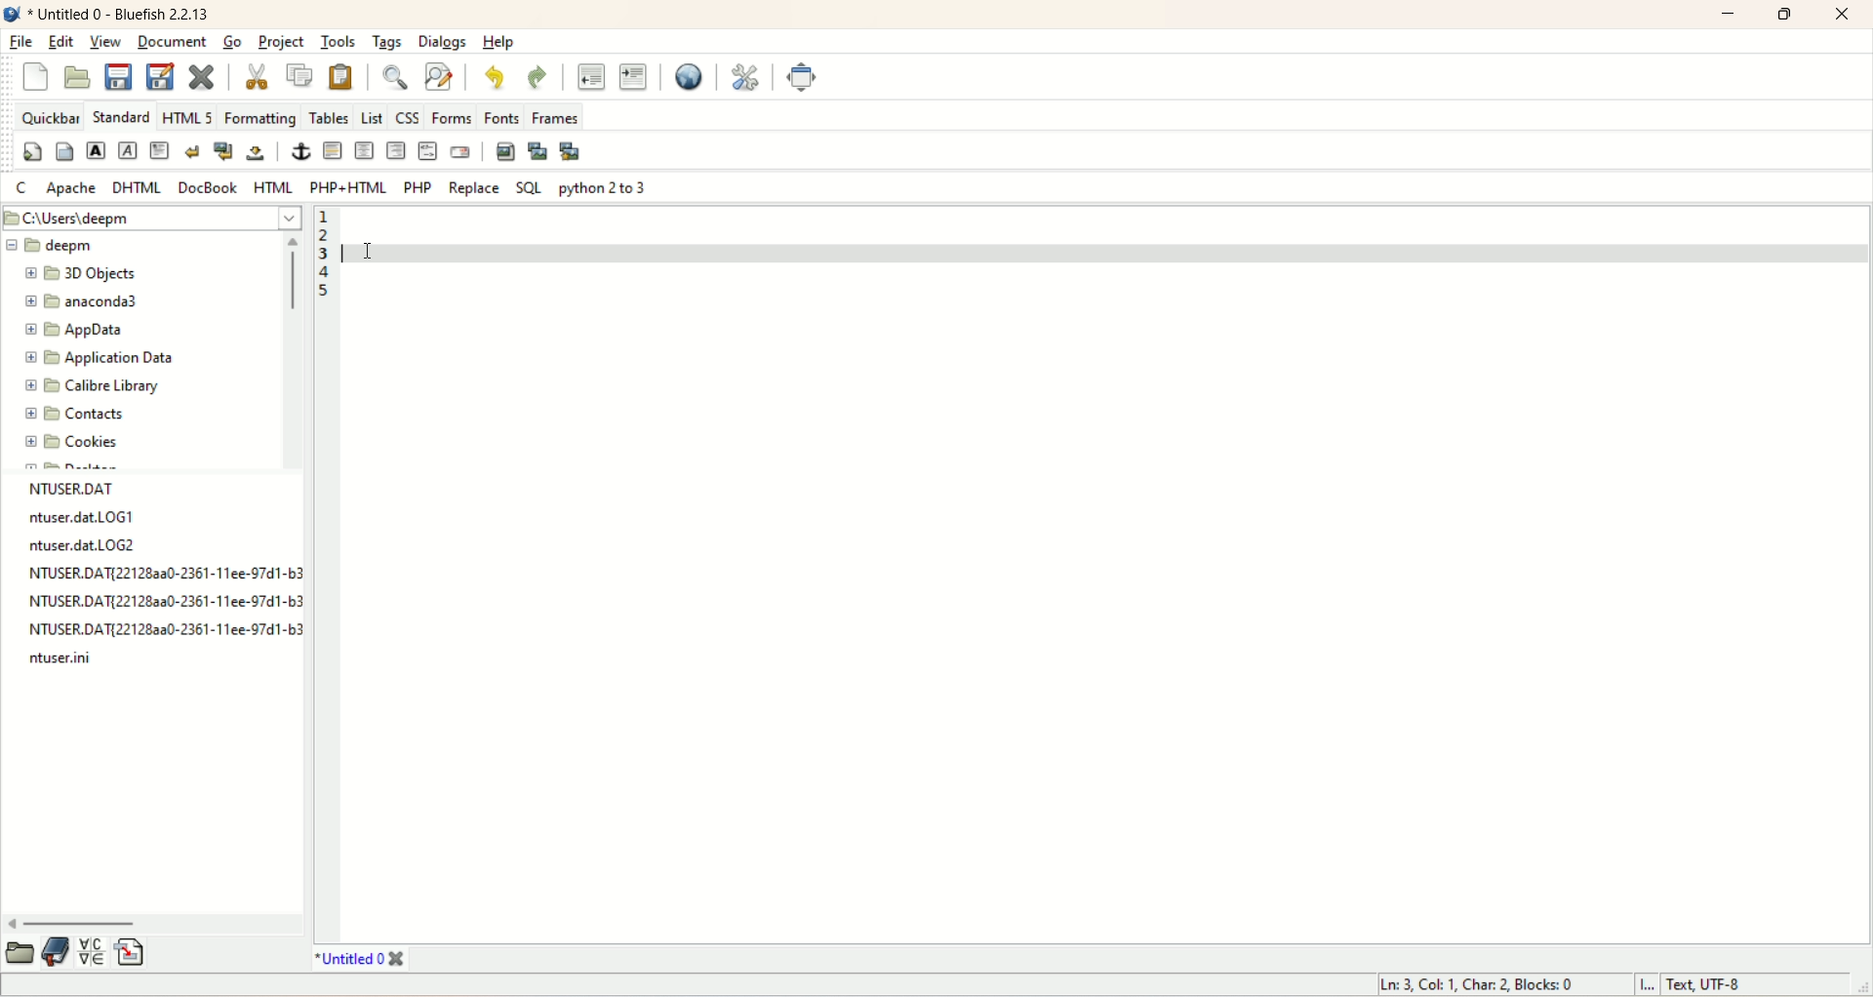 Image resolution: width=1873 pixels, height=997 pixels. I want to click on C, so click(20, 189).